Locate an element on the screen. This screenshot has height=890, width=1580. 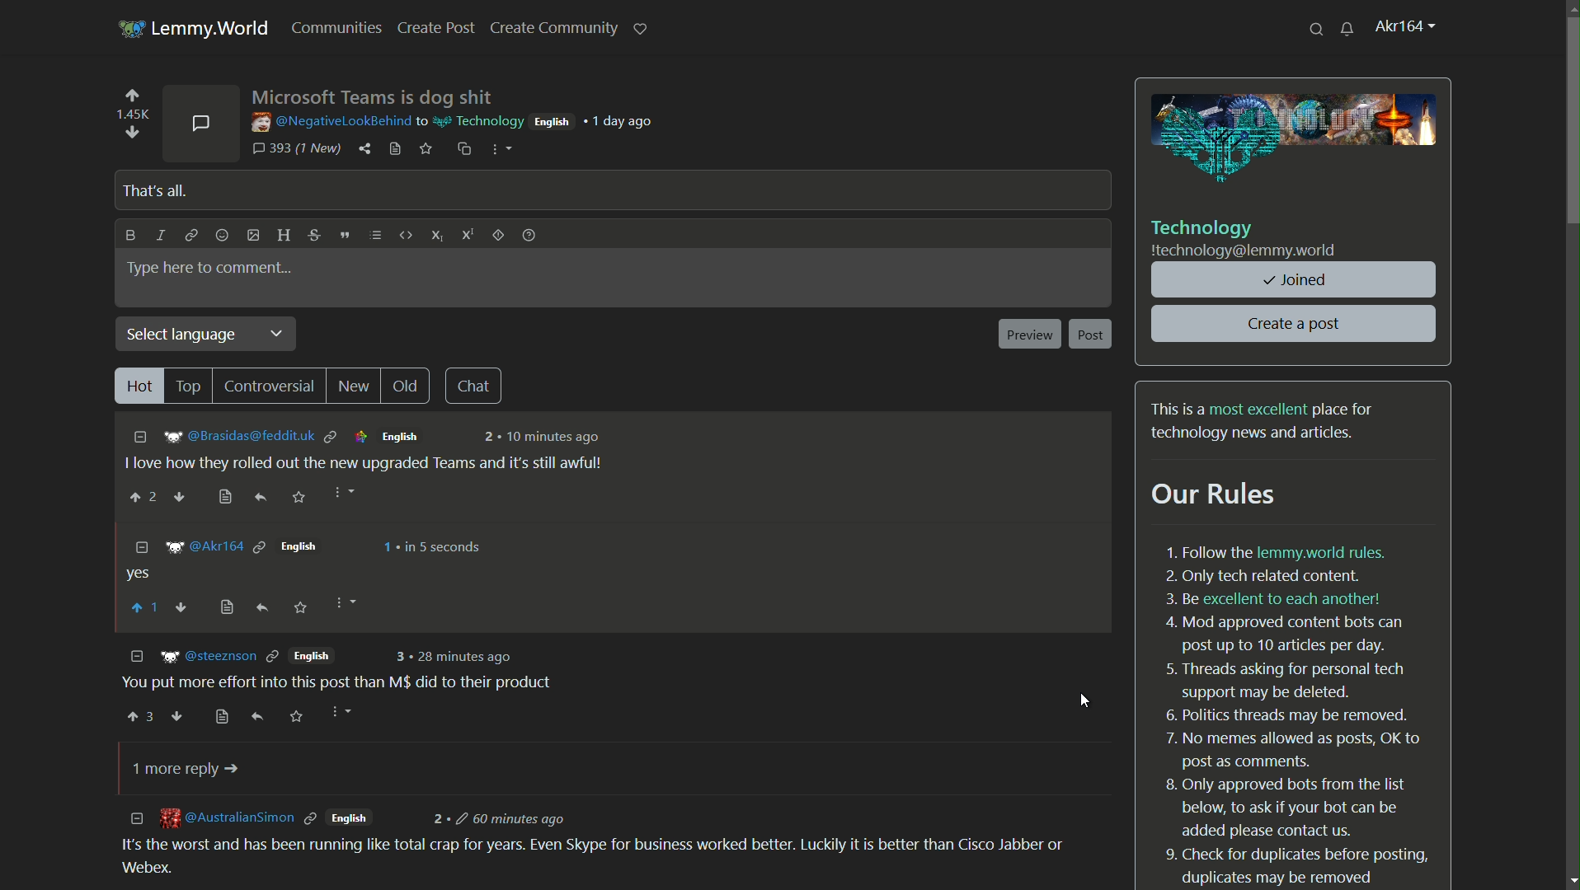
1 more reply is located at coordinates (193, 772).